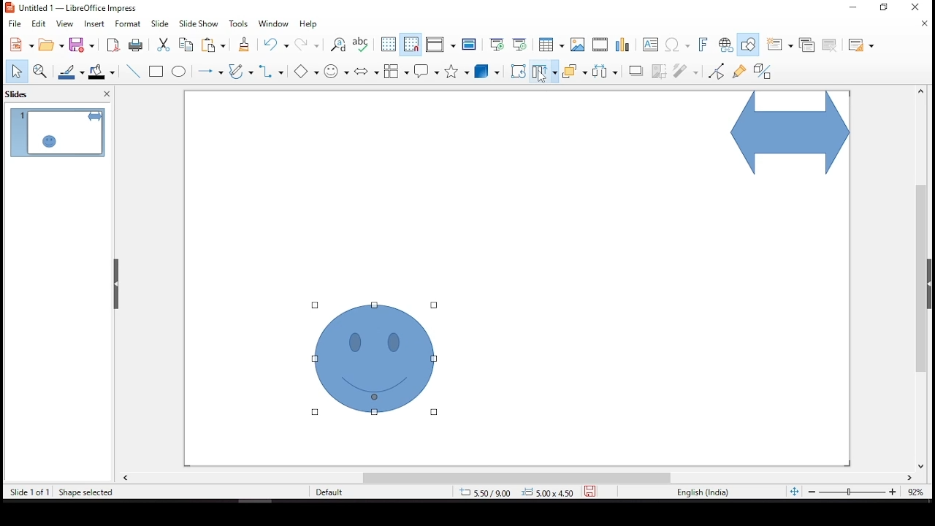  What do you see at coordinates (308, 47) in the screenshot?
I see `redo` at bounding box center [308, 47].